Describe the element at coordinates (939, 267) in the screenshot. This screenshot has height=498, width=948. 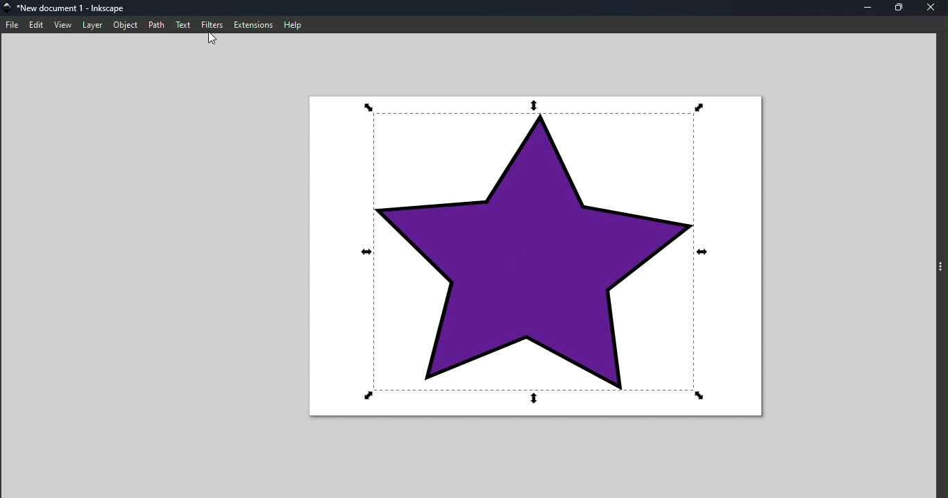
I see `Toggle command panel` at that location.